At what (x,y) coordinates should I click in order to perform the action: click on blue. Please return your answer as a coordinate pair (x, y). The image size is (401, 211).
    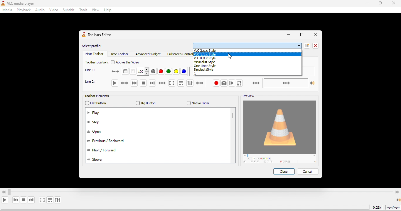
    Looking at the image, I should click on (185, 71).